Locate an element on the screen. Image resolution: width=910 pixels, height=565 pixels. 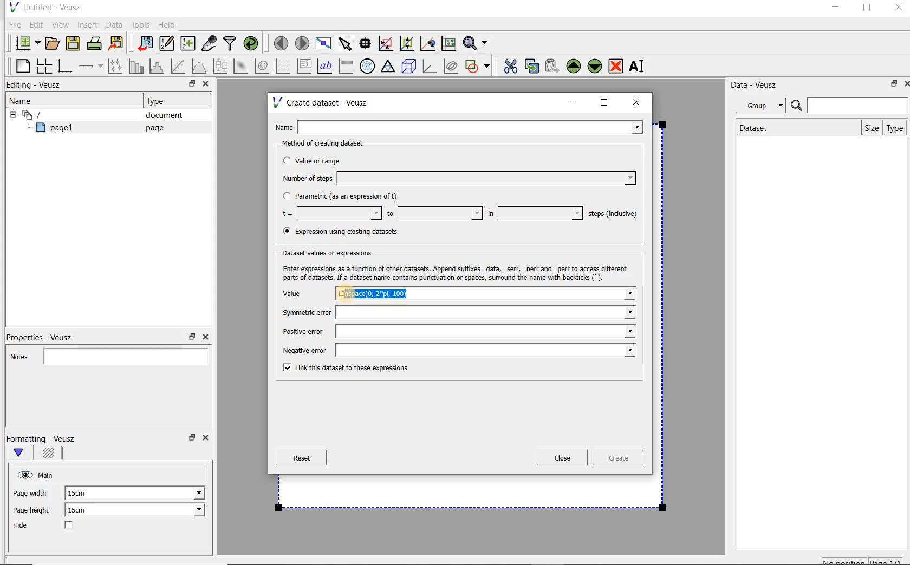
maximize is located at coordinates (867, 9).